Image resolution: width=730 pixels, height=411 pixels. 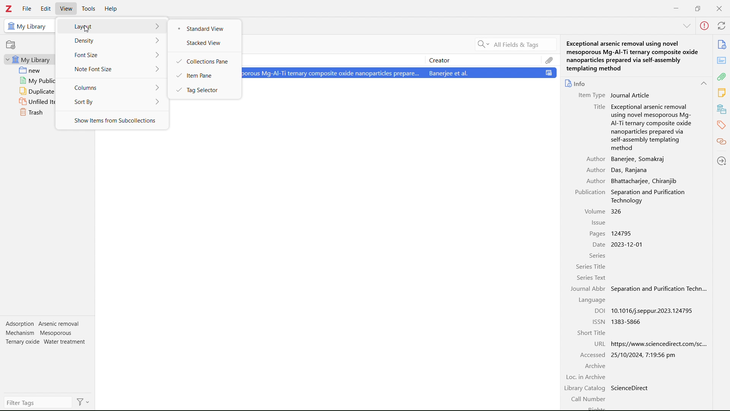 What do you see at coordinates (592, 354) in the screenshot?
I see `Accessed` at bounding box center [592, 354].